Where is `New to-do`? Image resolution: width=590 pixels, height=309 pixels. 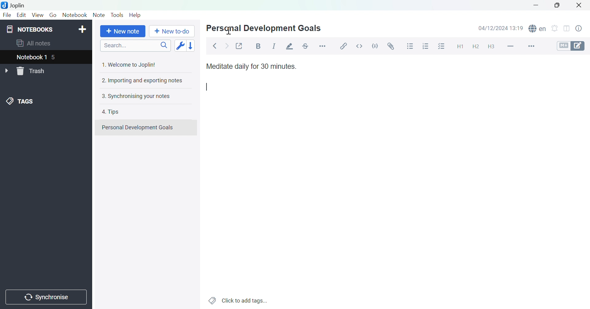
New to-do is located at coordinates (172, 31).